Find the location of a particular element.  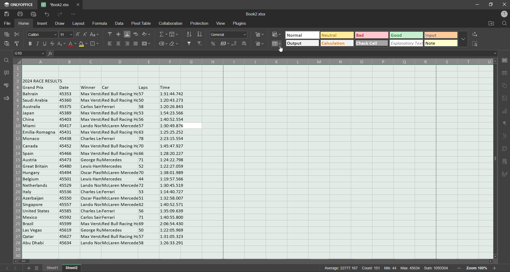

customize quick access toolbar is located at coordinates (74, 14).